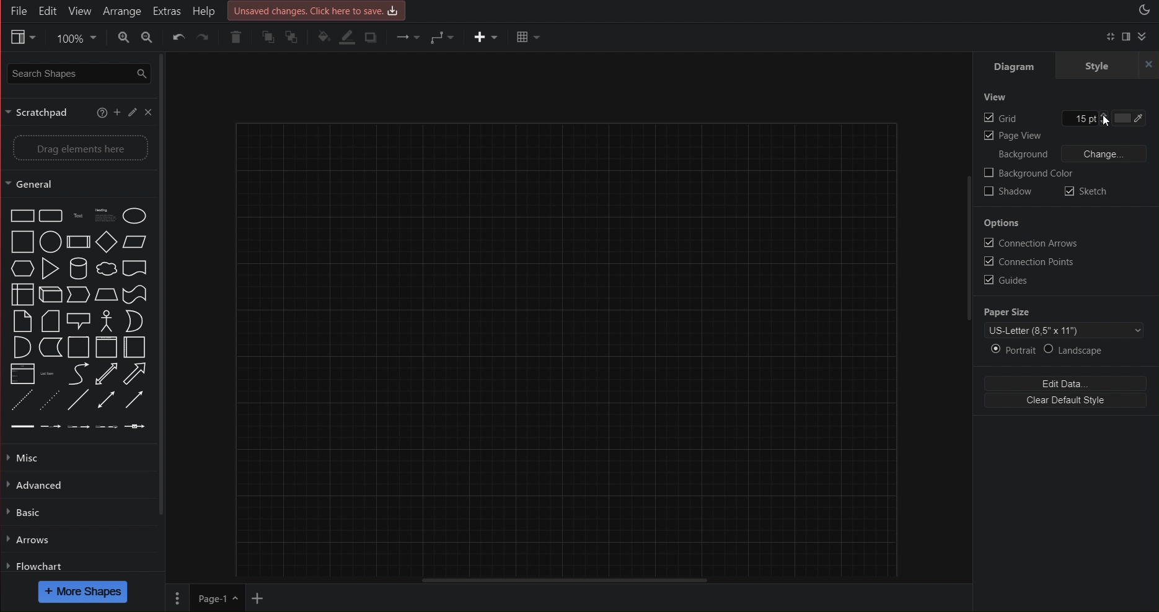  What do you see at coordinates (50, 320) in the screenshot?
I see `` at bounding box center [50, 320].